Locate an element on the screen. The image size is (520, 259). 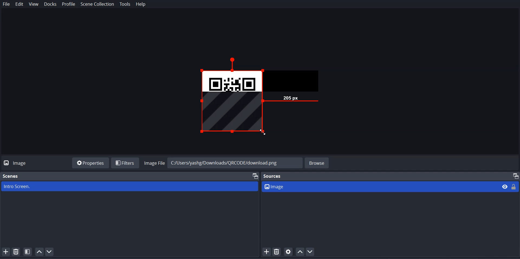
Move Scene Down  is located at coordinates (50, 252).